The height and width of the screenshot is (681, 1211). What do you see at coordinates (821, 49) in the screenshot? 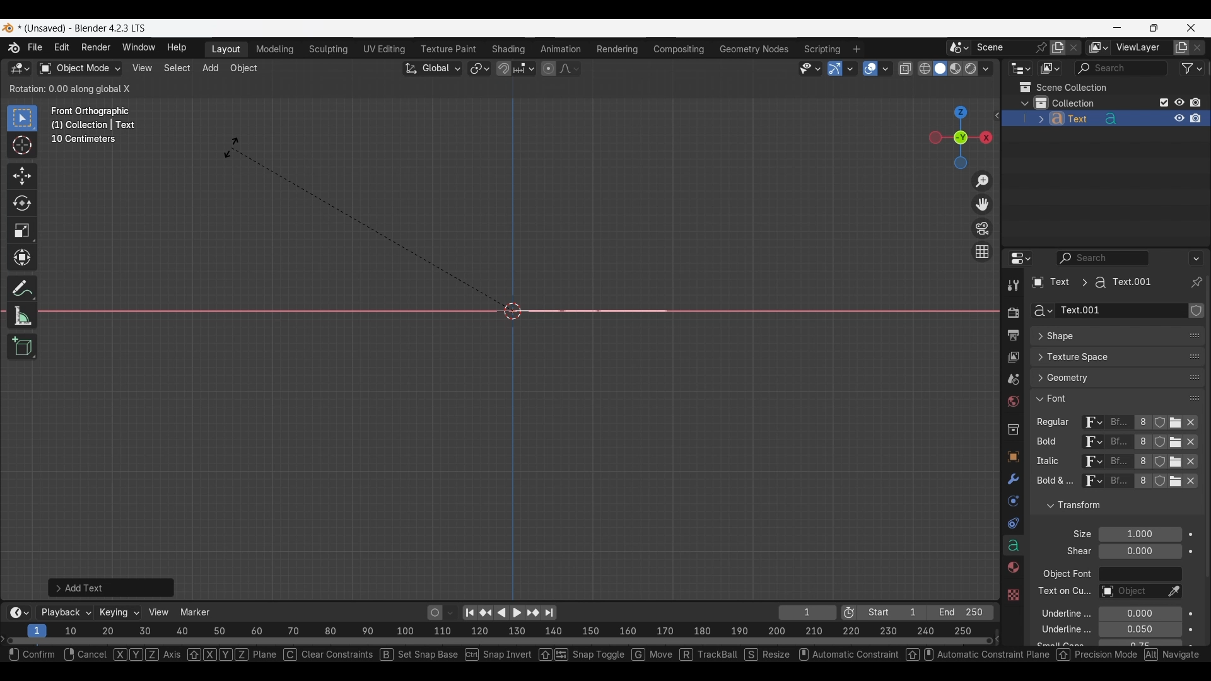
I see `Scripting workspace` at bounding box center [821, 49].